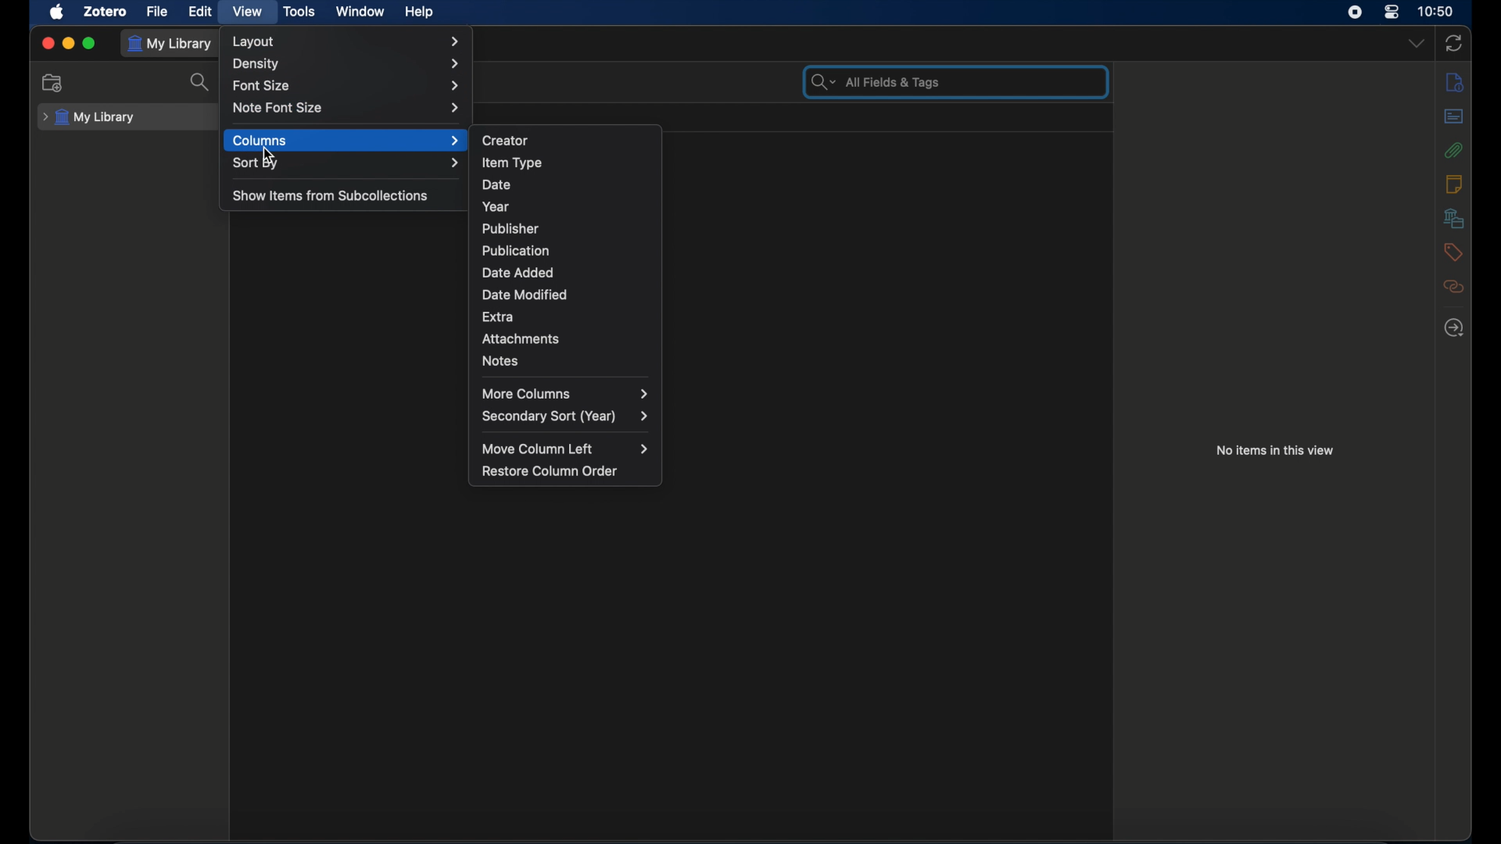  I want to click on related, so click(1455, 287).